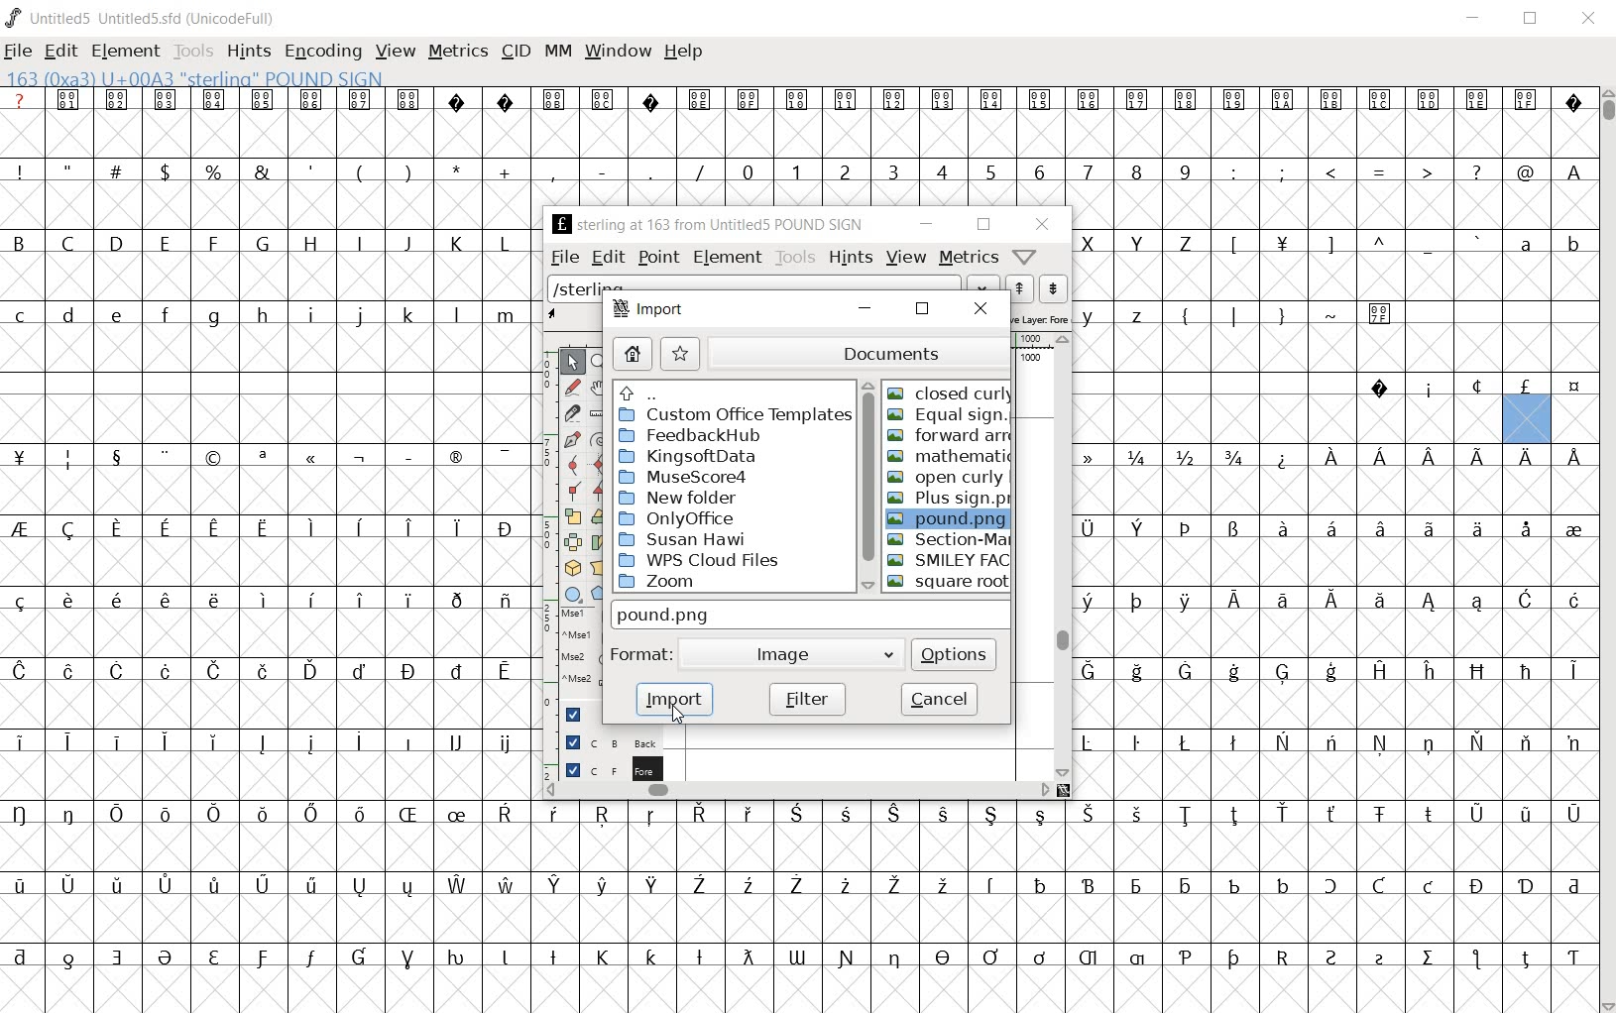 Image resolution: width=1616 pixels, height=1013 pixels. What do you see at coordinates (848, 99) in the screenshot?
I see `Symbol` at bounding box center [848, 99].